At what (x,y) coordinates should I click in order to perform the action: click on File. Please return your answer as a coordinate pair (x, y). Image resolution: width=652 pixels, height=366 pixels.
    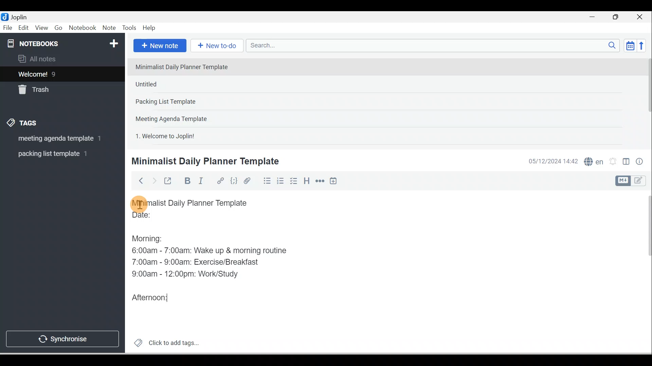
    Looking at the image, I should click on (8, 27).